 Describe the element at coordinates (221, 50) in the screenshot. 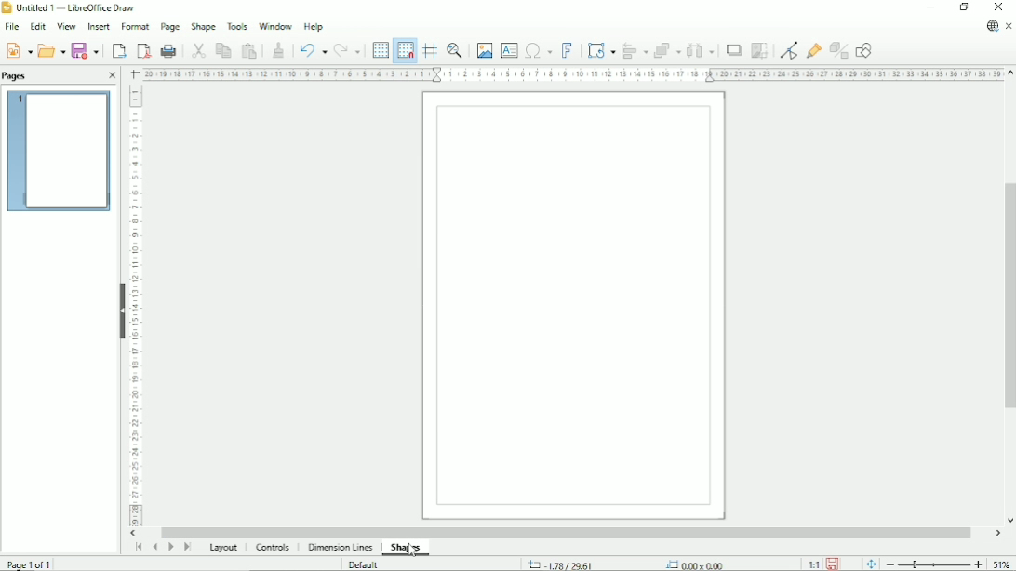

I see `Copy` at that location.